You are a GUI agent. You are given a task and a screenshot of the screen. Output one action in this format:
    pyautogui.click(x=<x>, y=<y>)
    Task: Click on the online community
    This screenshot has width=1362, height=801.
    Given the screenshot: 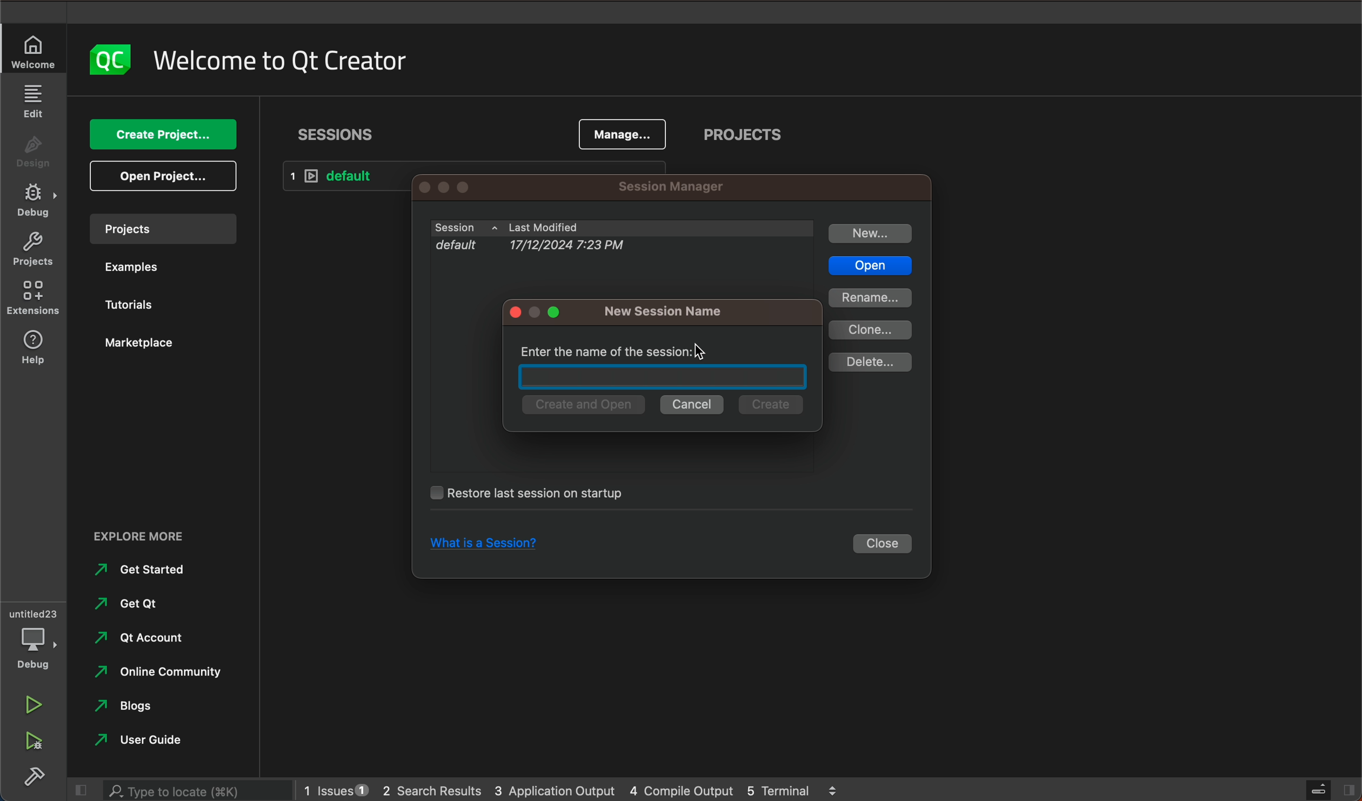 What is the action you would take?
    pyautogui.click(x=152, y=672)
    